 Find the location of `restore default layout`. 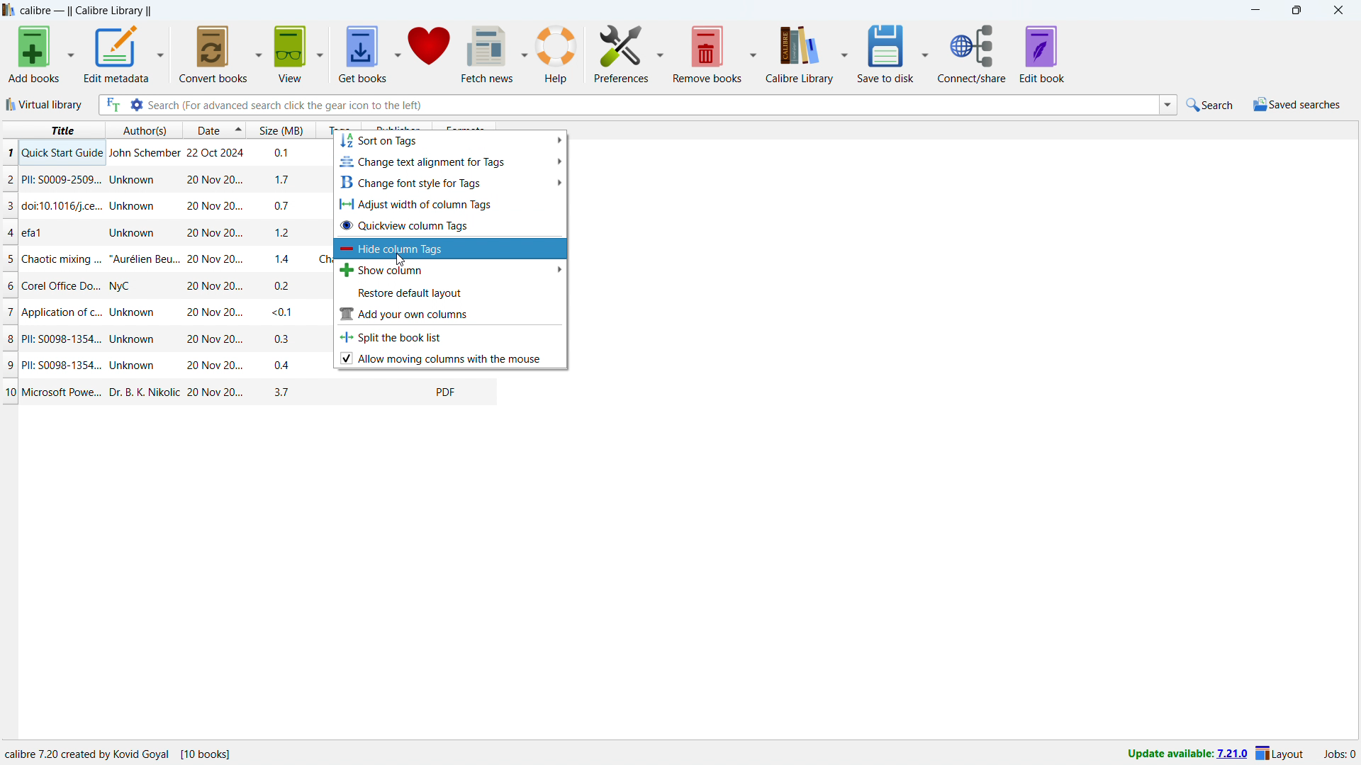

restore default layout is located at coordinates (451, 292).